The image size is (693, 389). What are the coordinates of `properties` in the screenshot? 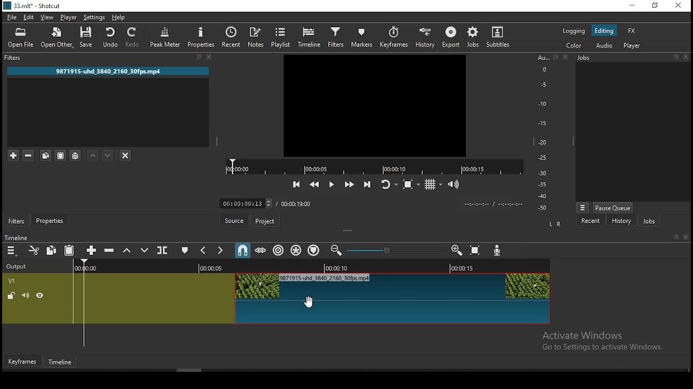 It's located at (52, 220).